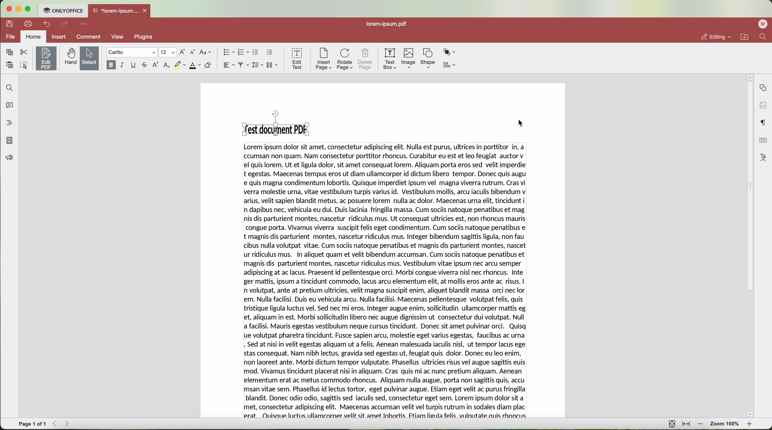 The height and width of the screenshot is (430, 772). I want to click on undo, so click(46, 24).